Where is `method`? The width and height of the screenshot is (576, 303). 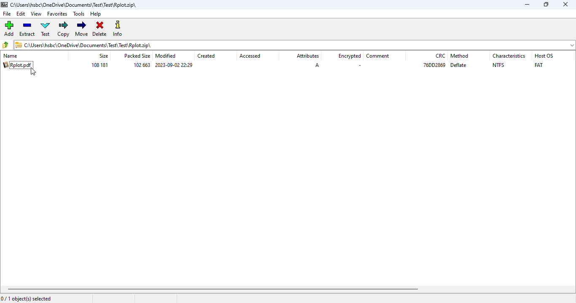
method is located at coordinates (459, 56).